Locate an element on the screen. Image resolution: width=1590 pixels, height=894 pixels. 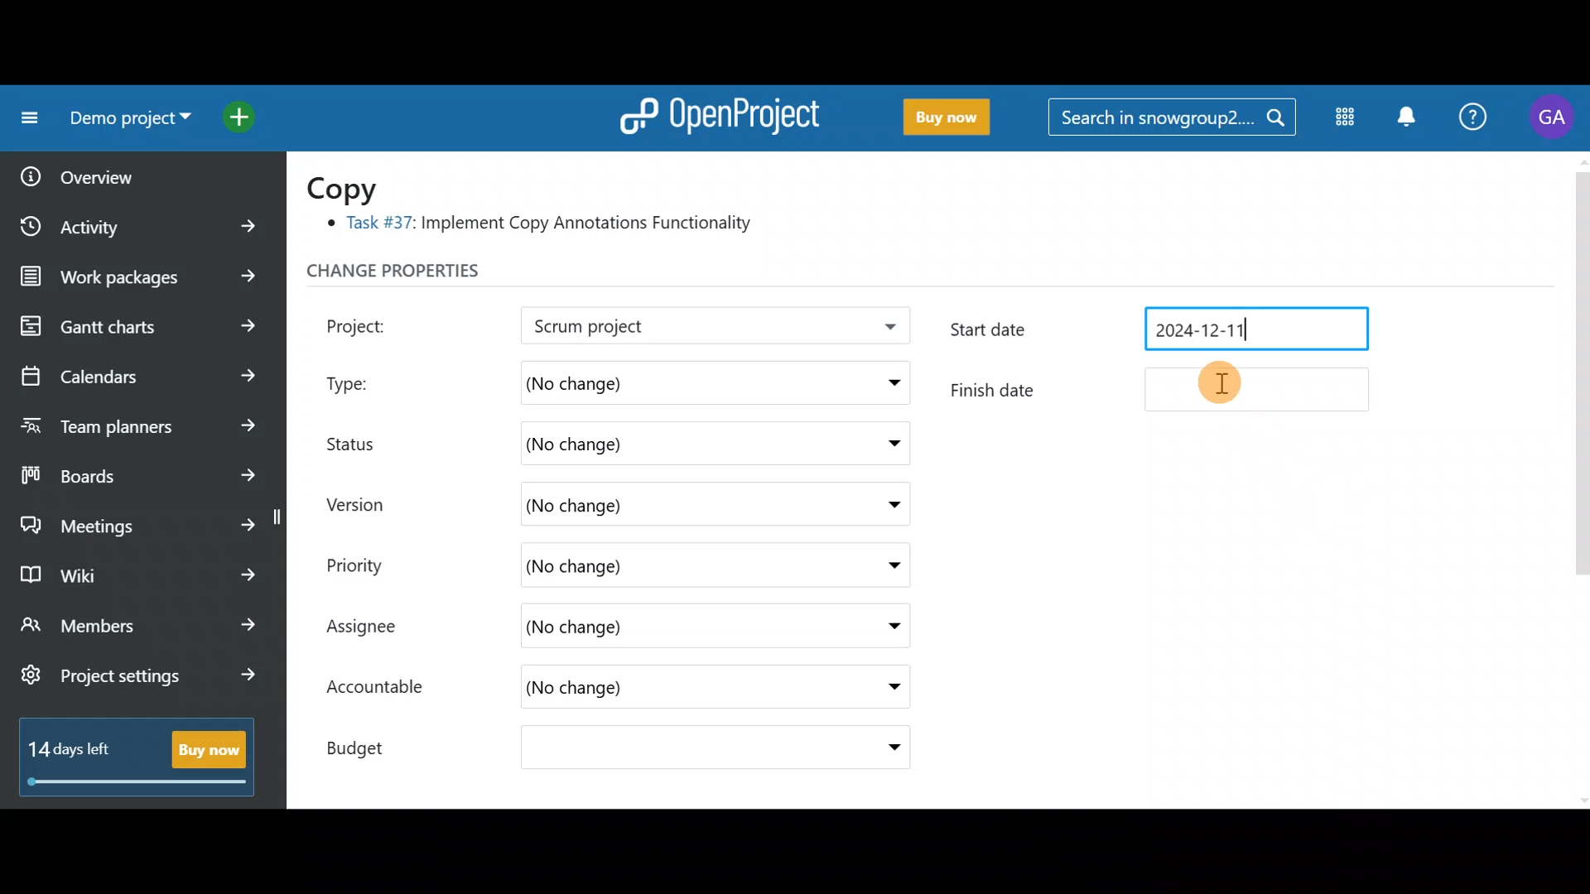
Wiki is located at coordinates (135, 570).